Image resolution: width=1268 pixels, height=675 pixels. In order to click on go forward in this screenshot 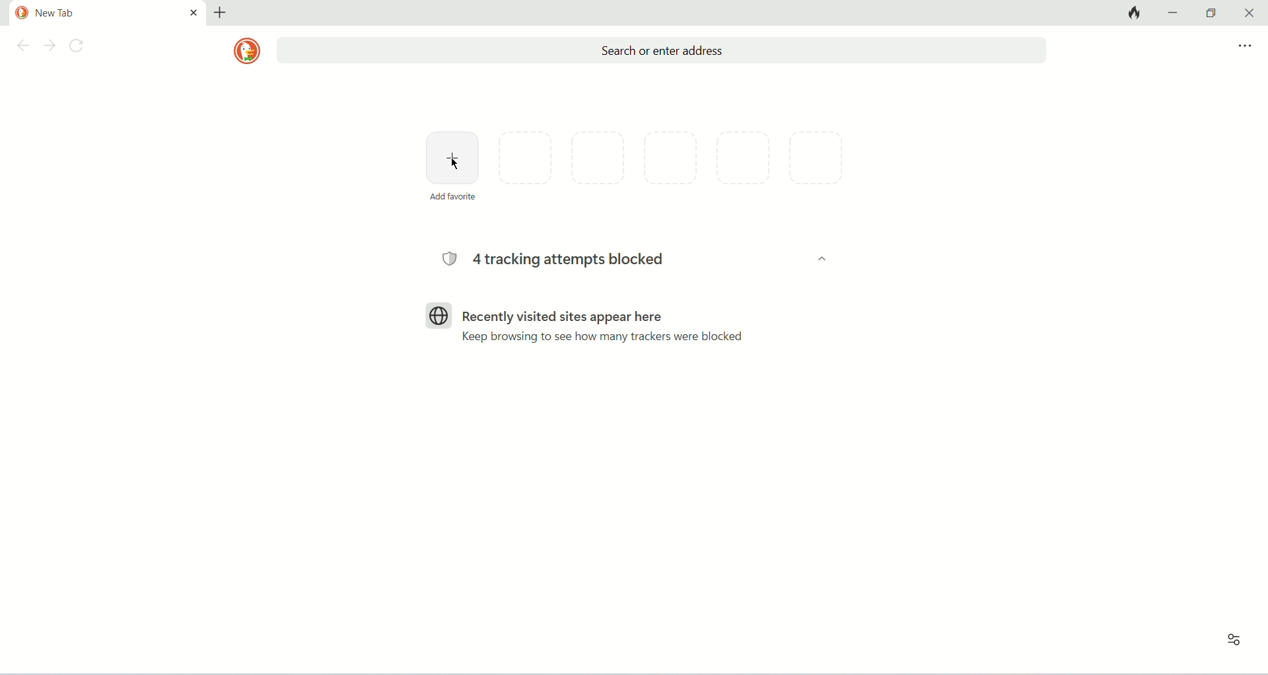, I will do `click(50, 47)`.